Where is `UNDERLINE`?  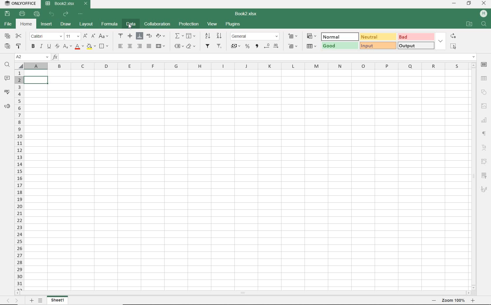 UNDERLINE is located at coordinates (49, 46).